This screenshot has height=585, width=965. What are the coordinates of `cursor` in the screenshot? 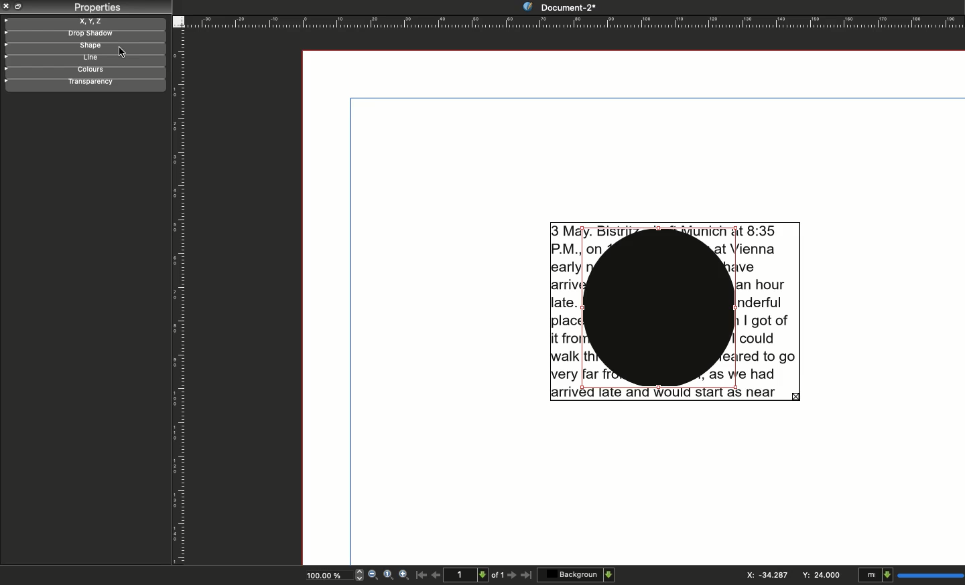 It's located at (125, 51).